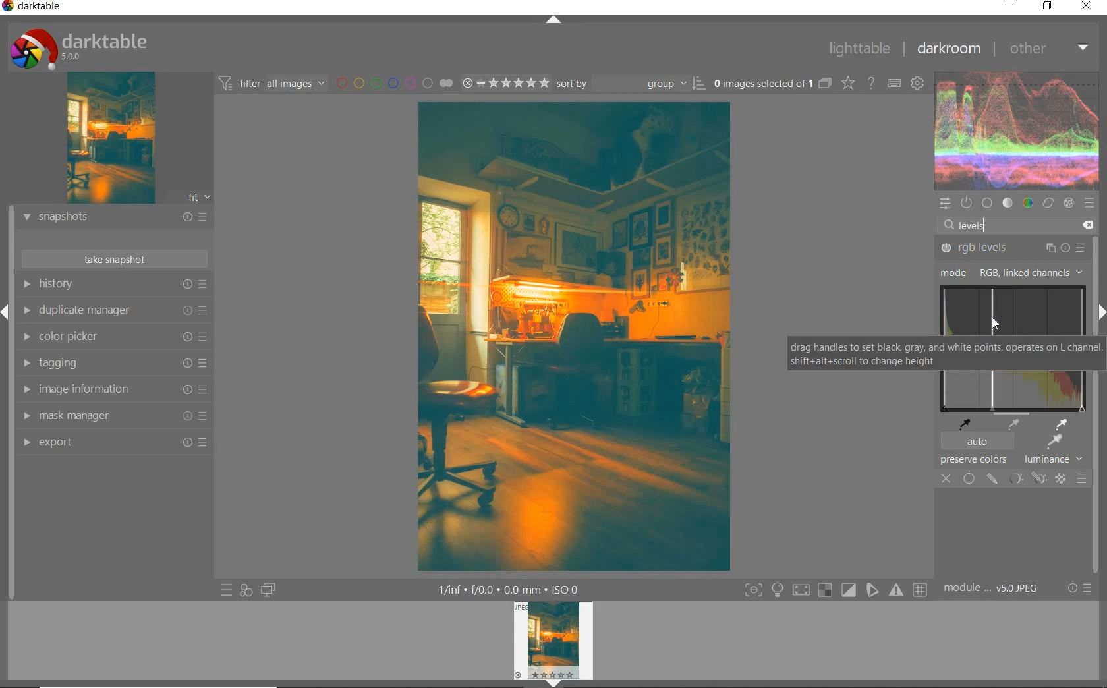 This screenshot has width=1107, height=688. Describe the element at coordinates (1095, 357) in the screenshot. I see `scrollbar` at that location.